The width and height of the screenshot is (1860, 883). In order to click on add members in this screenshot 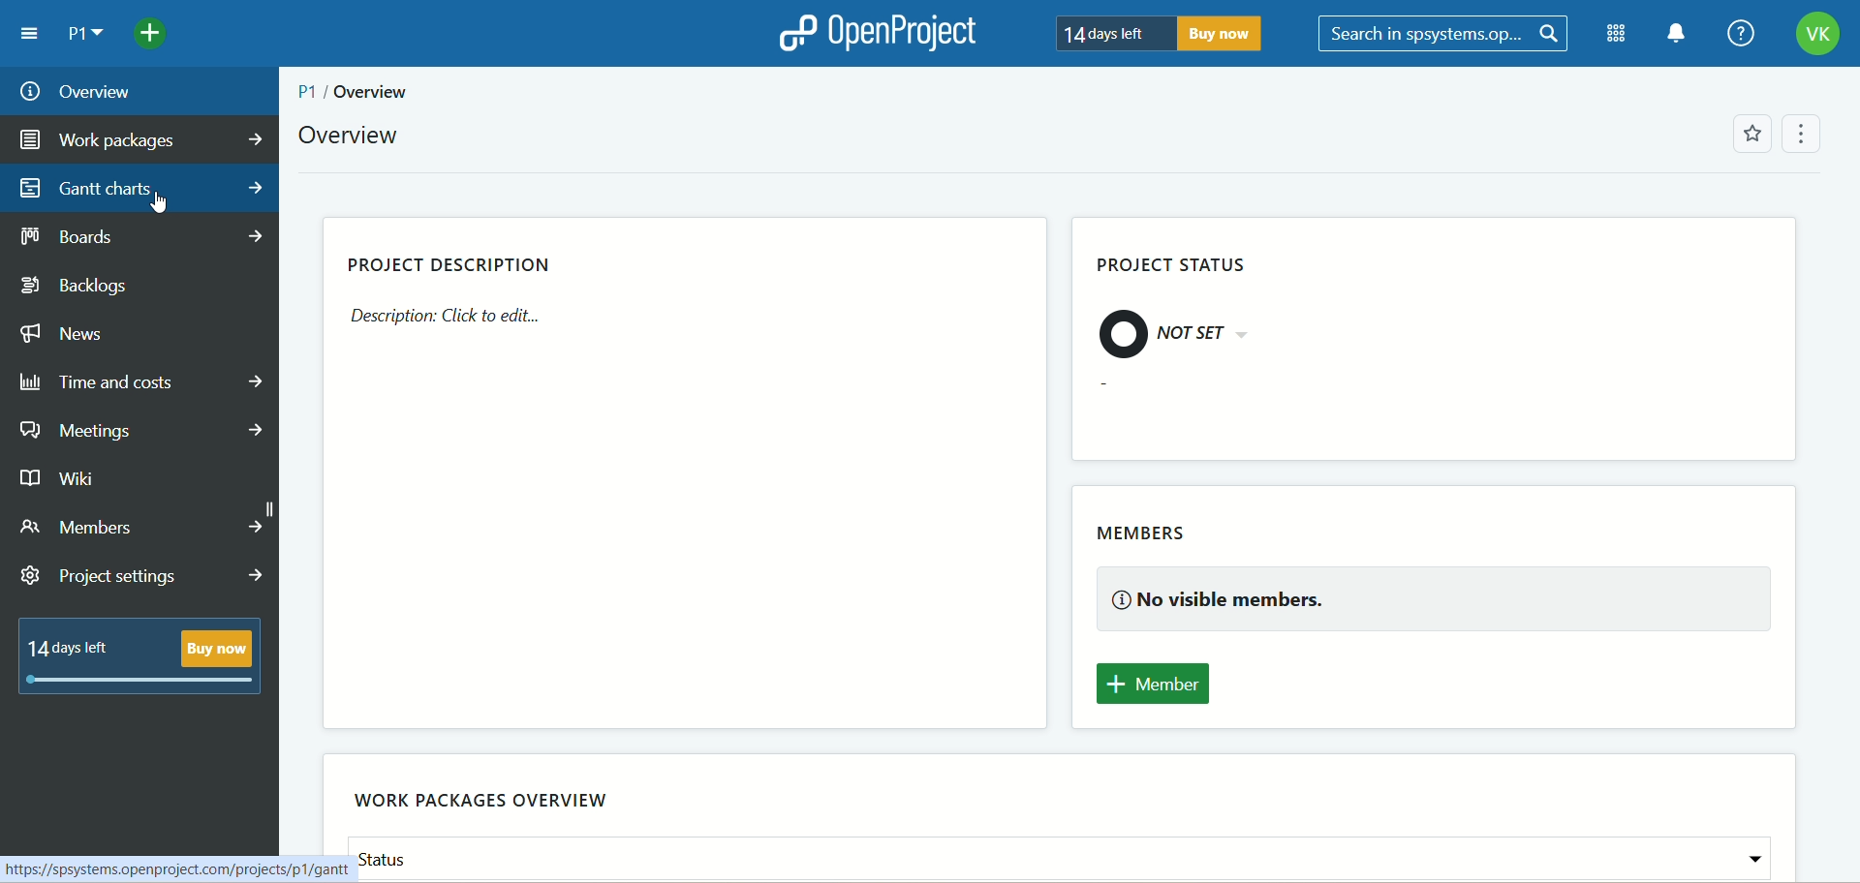, I will do `click(1163, 685)`.